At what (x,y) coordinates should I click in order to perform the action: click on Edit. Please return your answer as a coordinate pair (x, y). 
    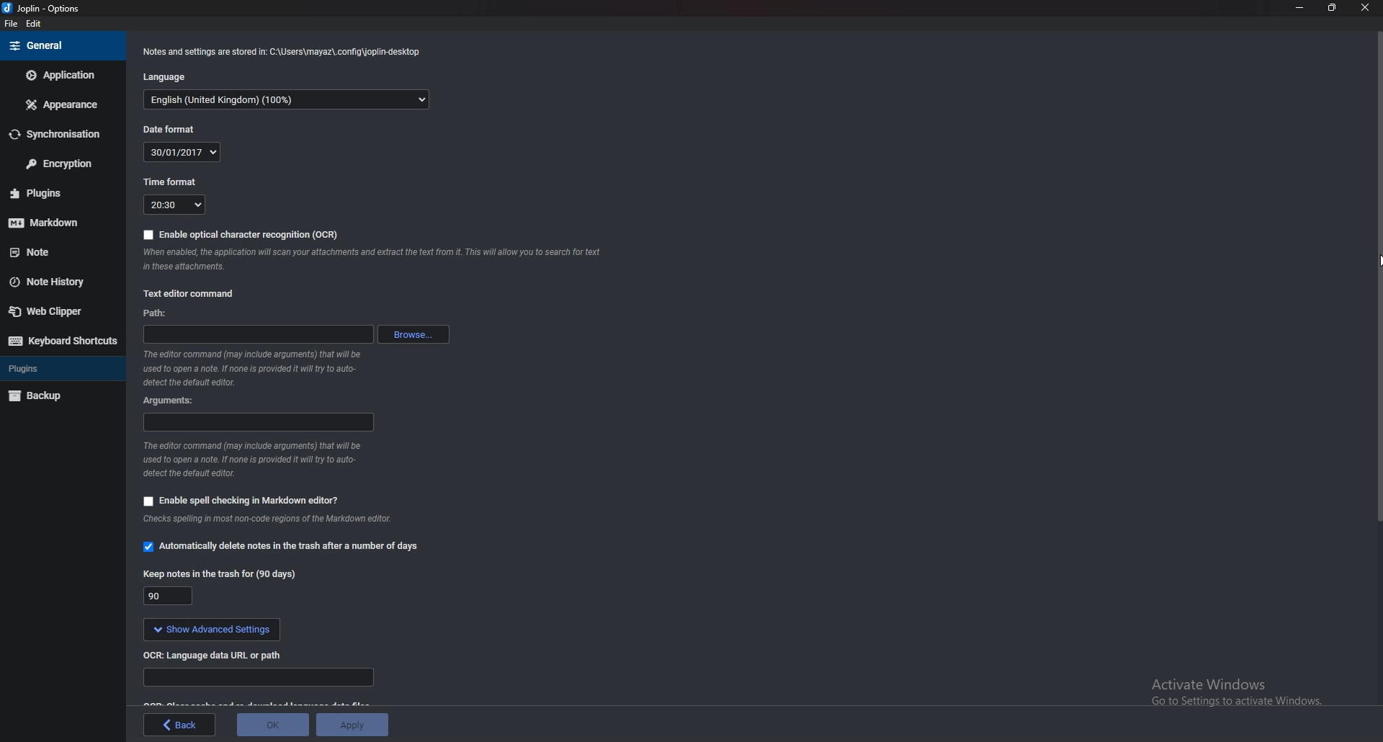
    Looking at the image, I should click on (34, 24).